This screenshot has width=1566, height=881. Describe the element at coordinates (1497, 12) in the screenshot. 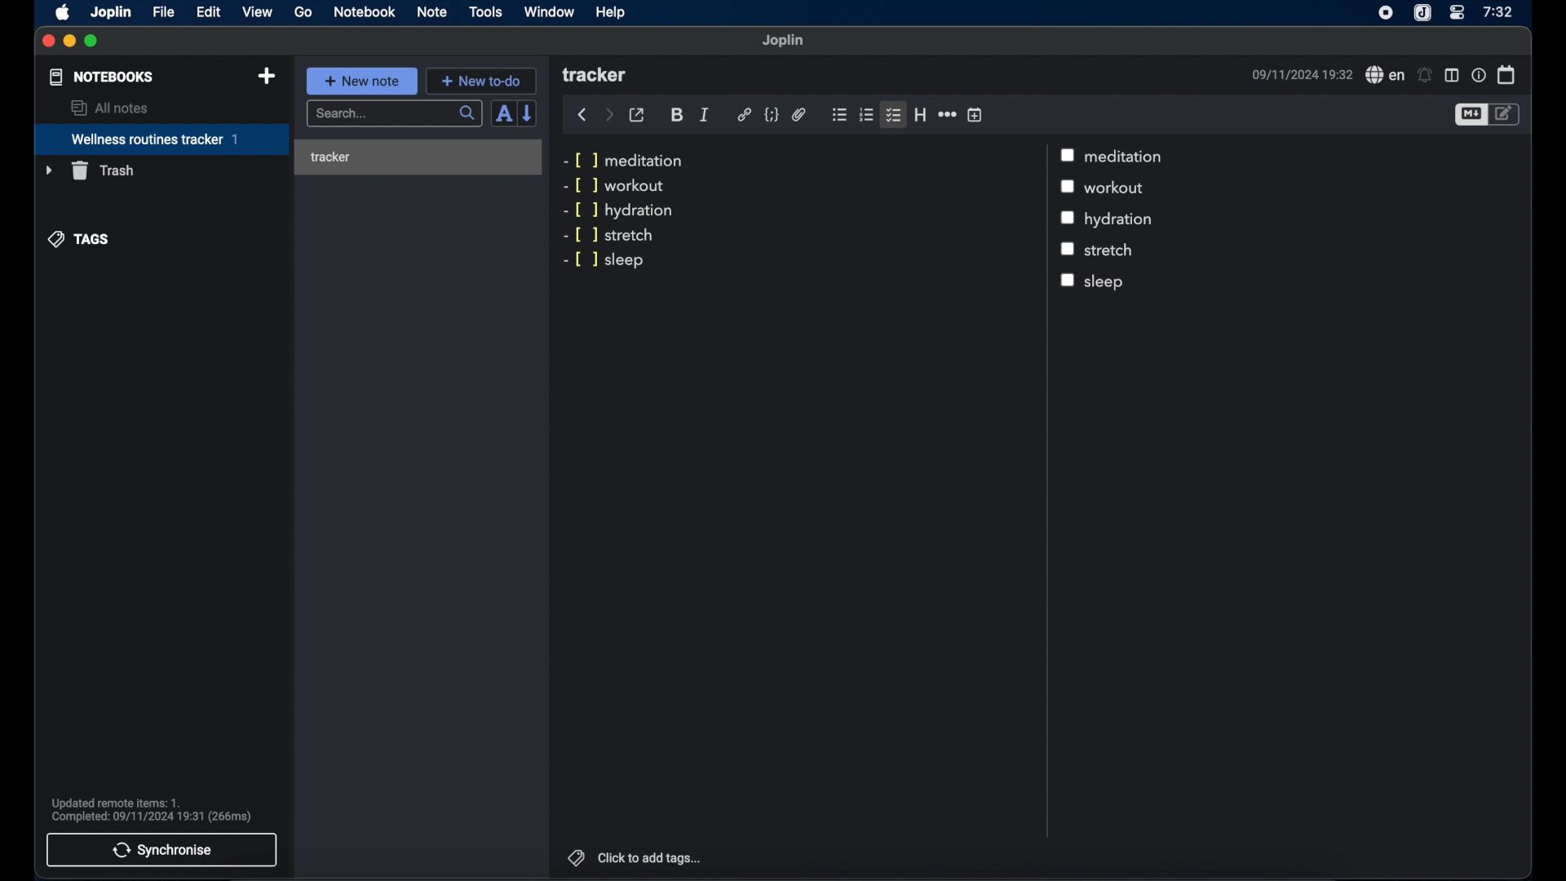

I see `7:32` at that location.